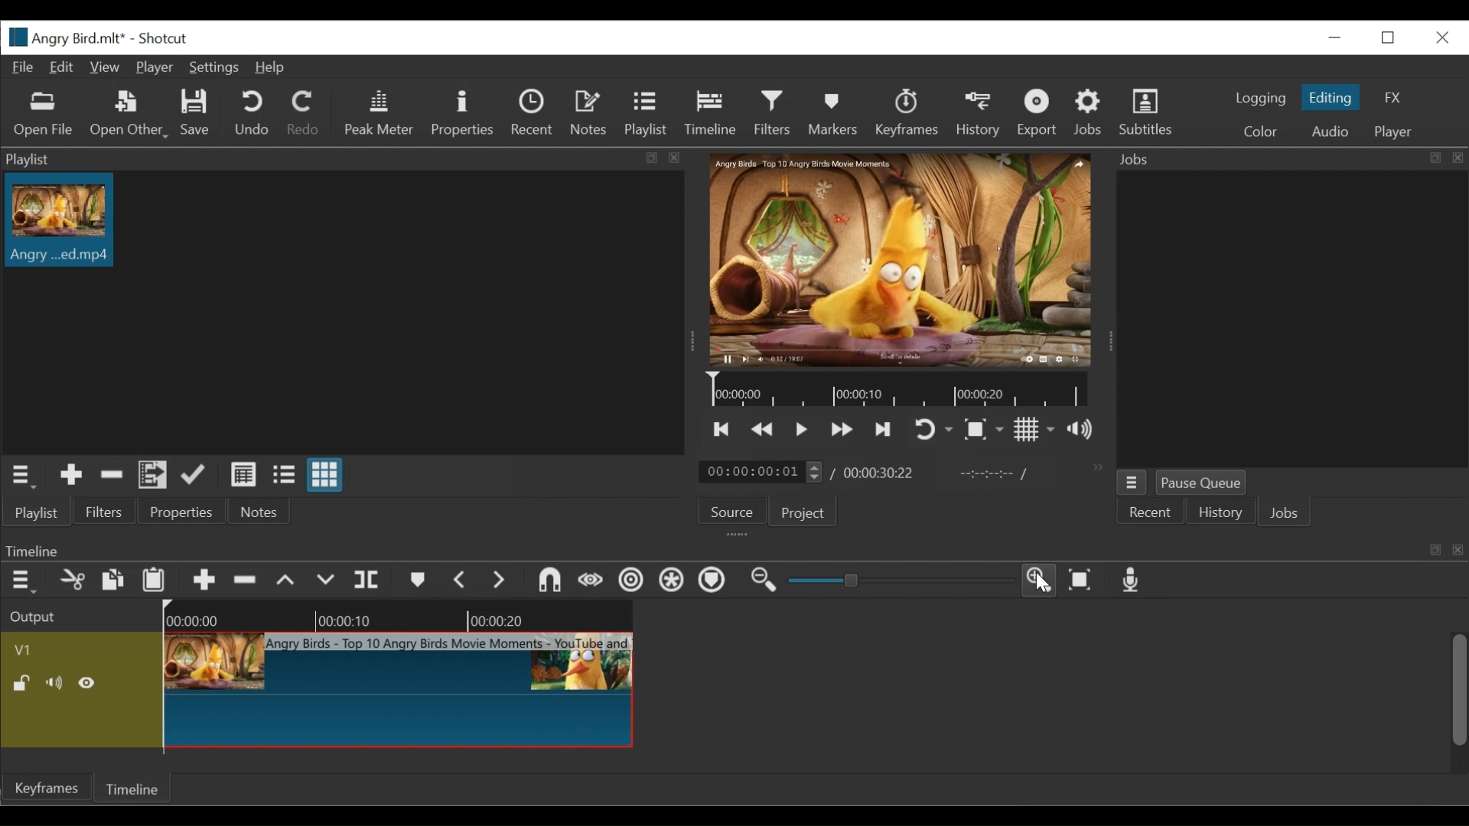  Describe the element at coordinates (1291, 159) in the screenshot. I see `Jobs Panel` at that location.